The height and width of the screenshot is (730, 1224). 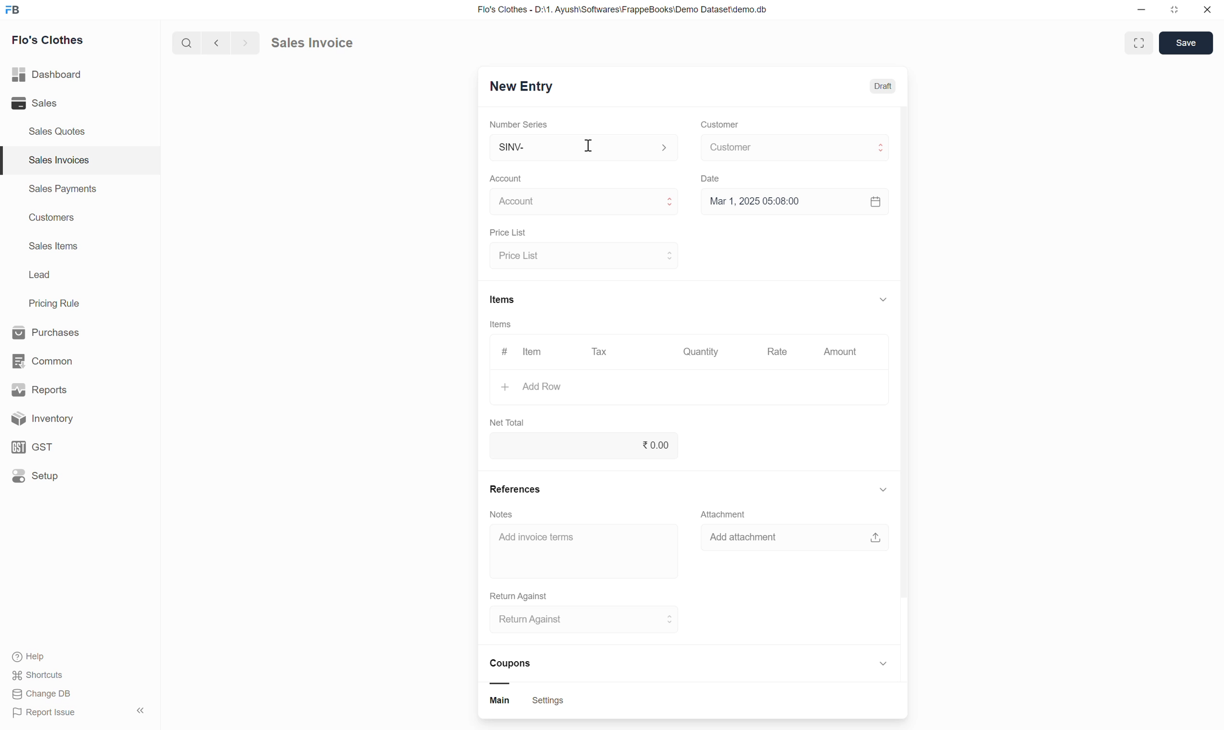 What do you see at coordinates (520, 125) in the screenshot?
I see `Number Series` at bounding box center [520, 125].